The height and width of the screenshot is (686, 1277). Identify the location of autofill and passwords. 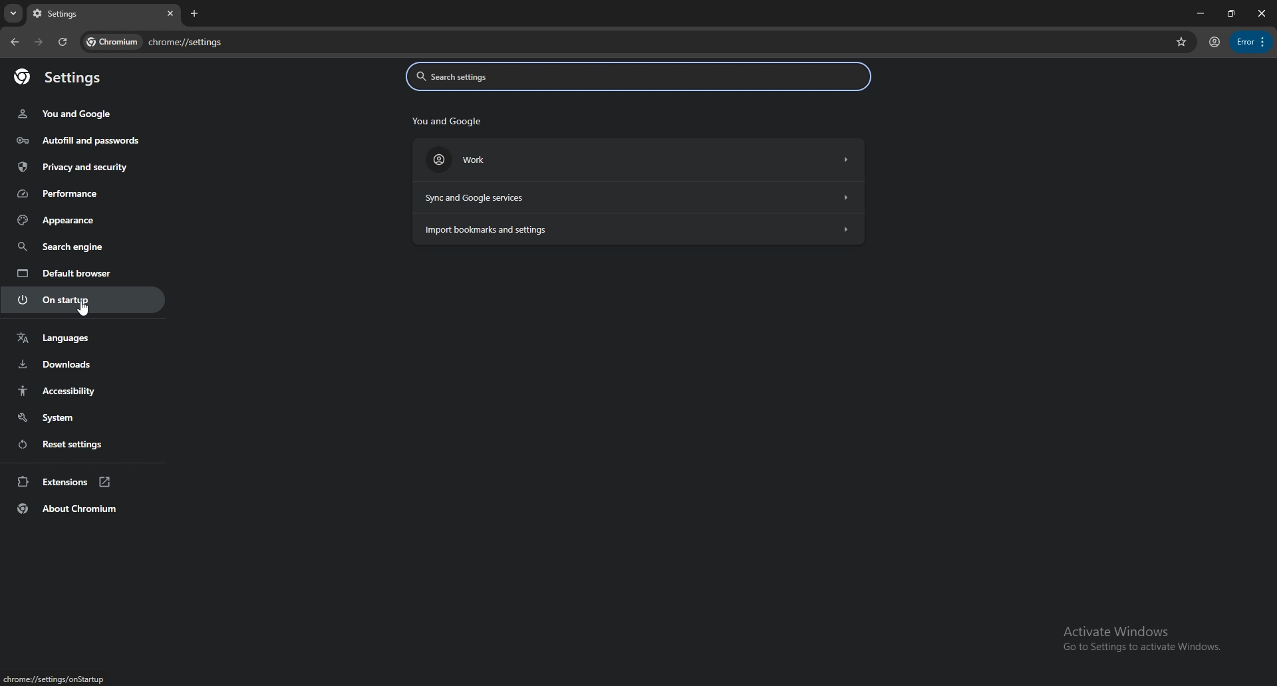
(78, 142).